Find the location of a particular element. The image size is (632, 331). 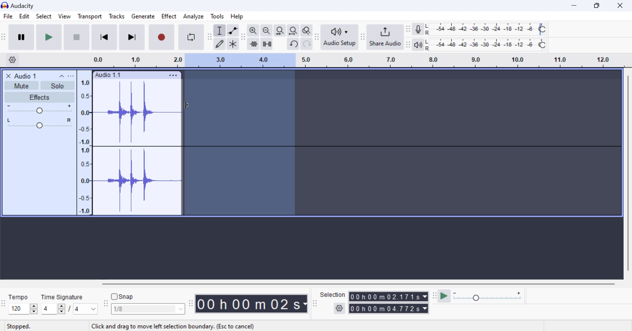

Record is located at coordinates (160, 37).